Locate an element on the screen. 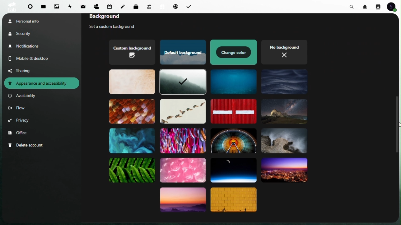 The image size is (401, 225). Contacts is located at coordinates (96, 5).